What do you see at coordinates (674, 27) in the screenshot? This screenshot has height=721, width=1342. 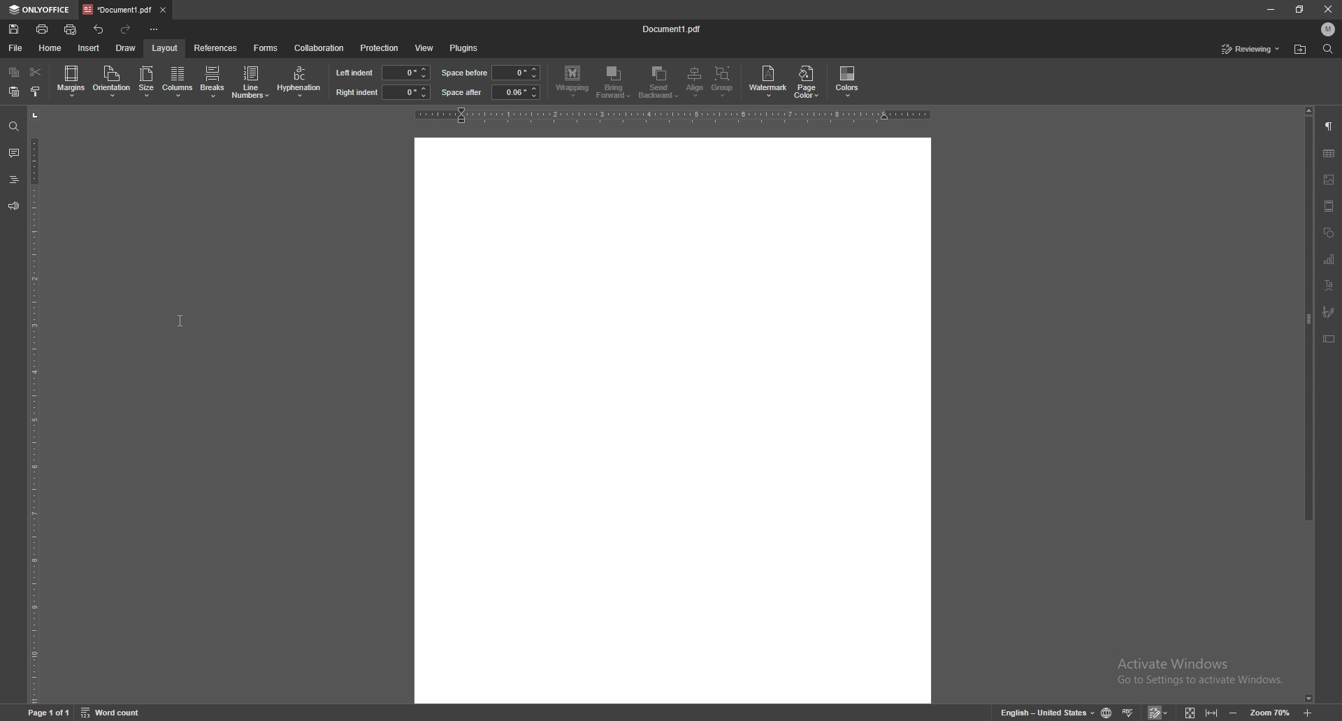 I see `file name` at bounding box center [674, 27].